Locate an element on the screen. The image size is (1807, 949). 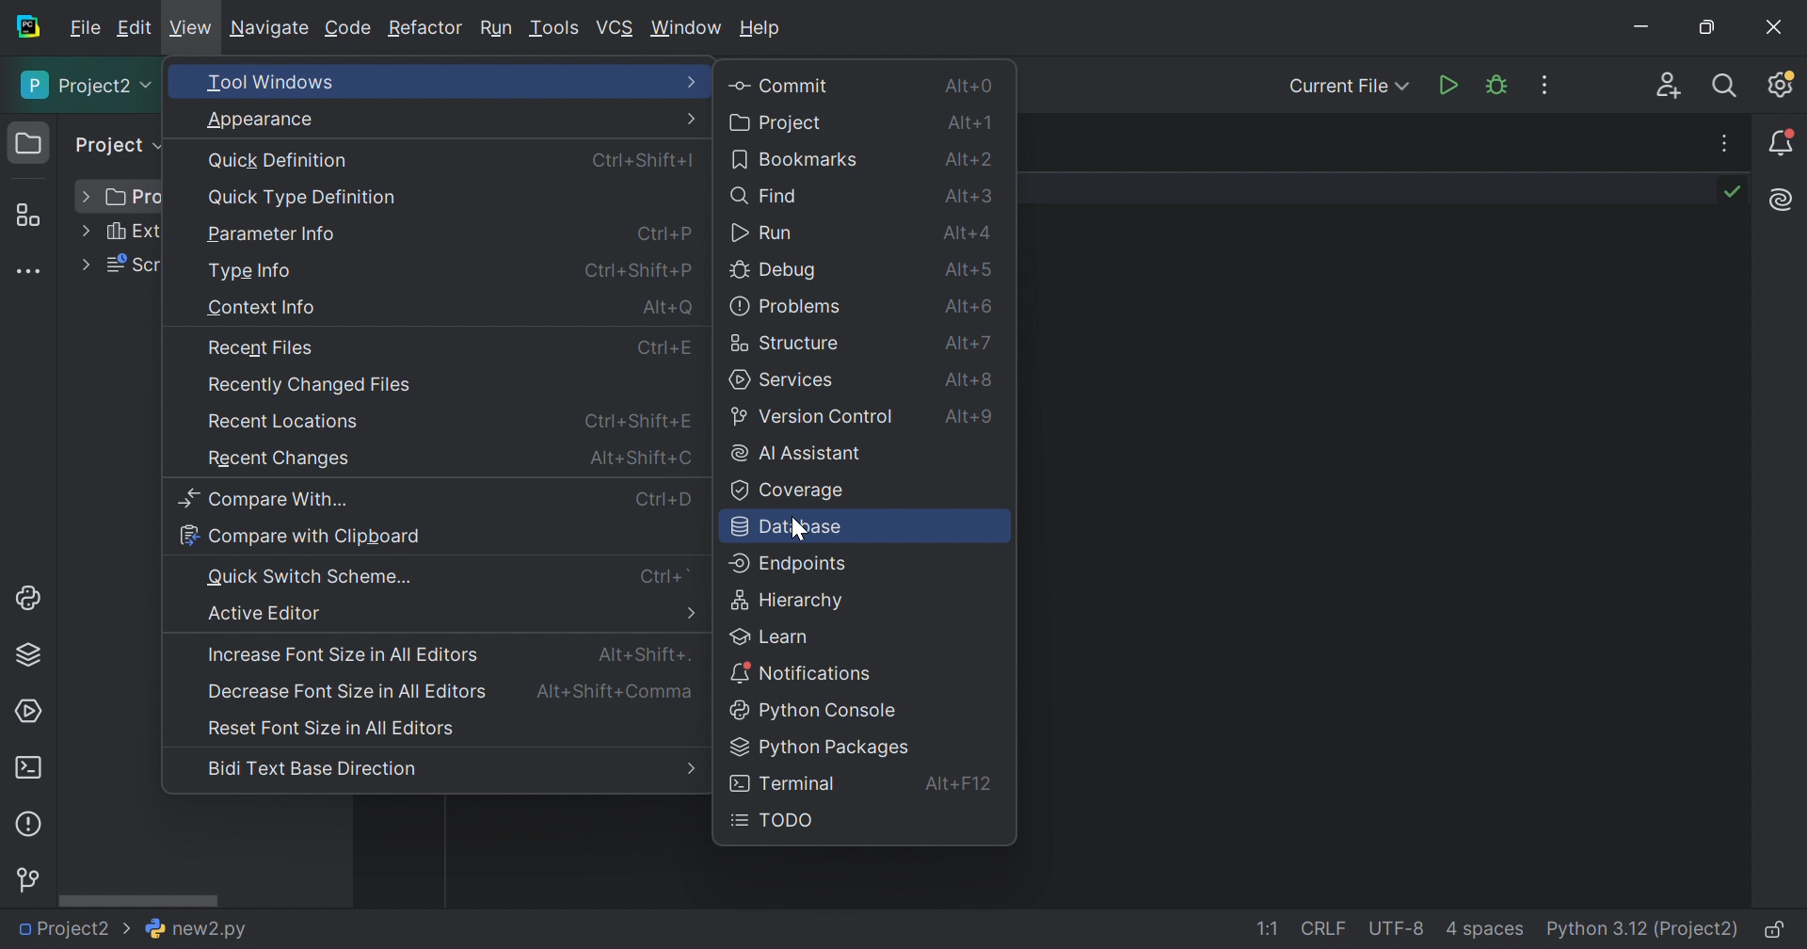
Alt+O is located at coordinates (666, 307).